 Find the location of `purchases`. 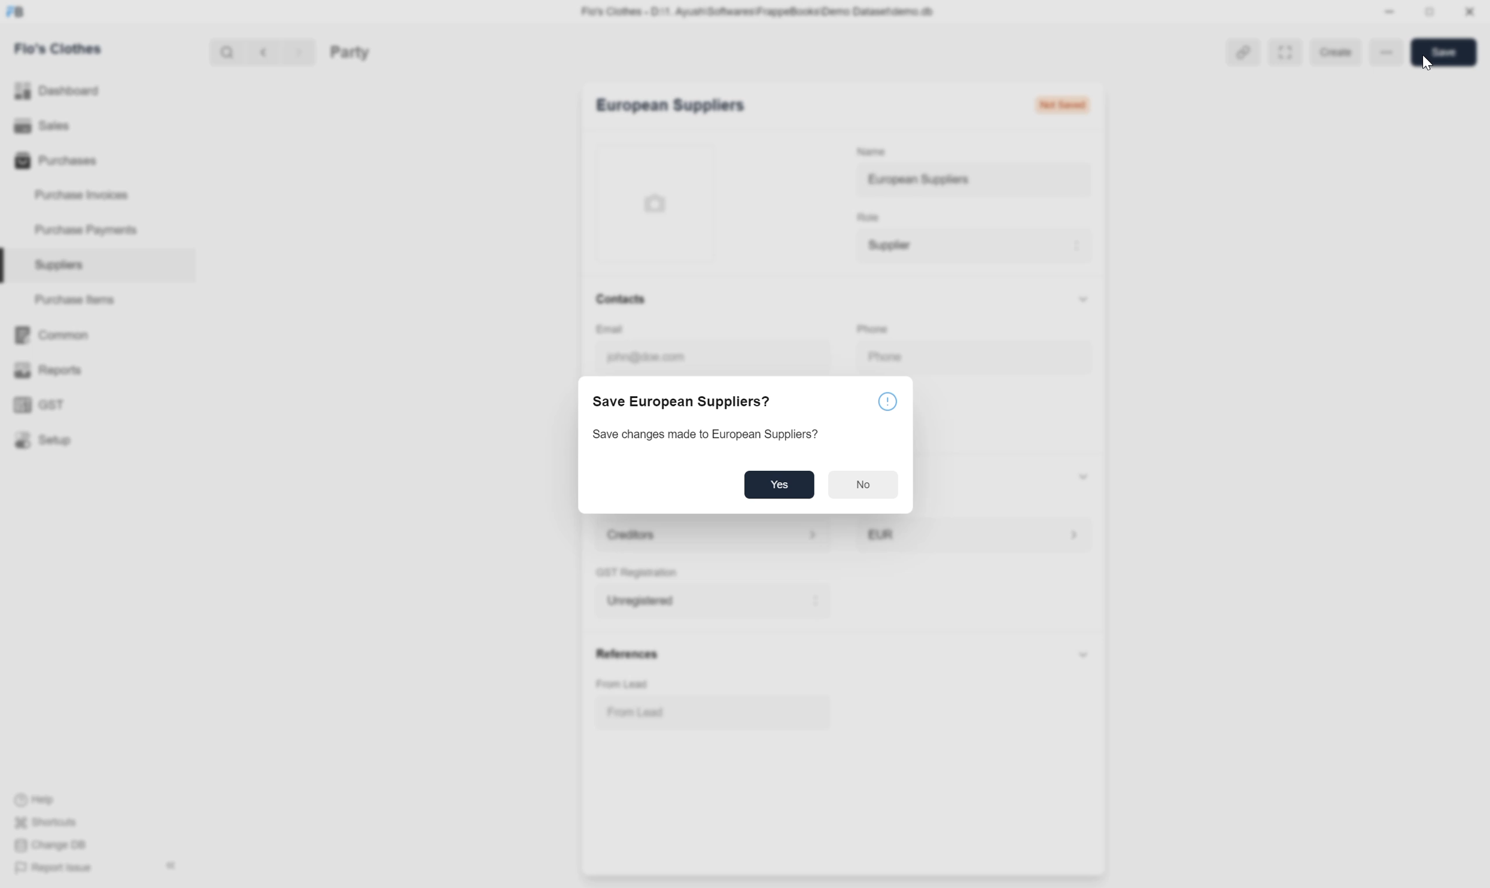

purchases is located at coordinates (53, 162).